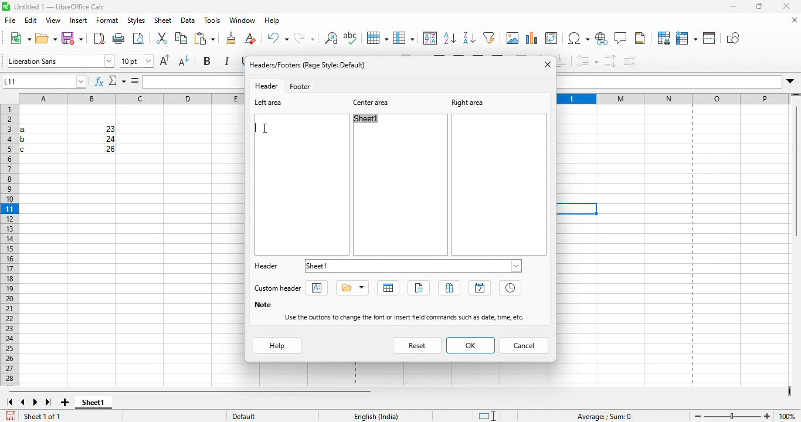 The height and width of the screenshot is (422, 801). What do you see at coordinates (610, 61) in the screenshot?
I see `increase paragraph spacing` at bounding box center [610, 61].